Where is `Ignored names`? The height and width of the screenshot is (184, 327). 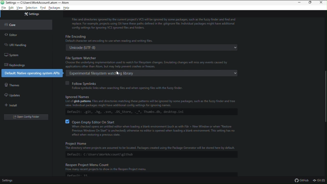 Ignored names is located at coordinates (152, 104).